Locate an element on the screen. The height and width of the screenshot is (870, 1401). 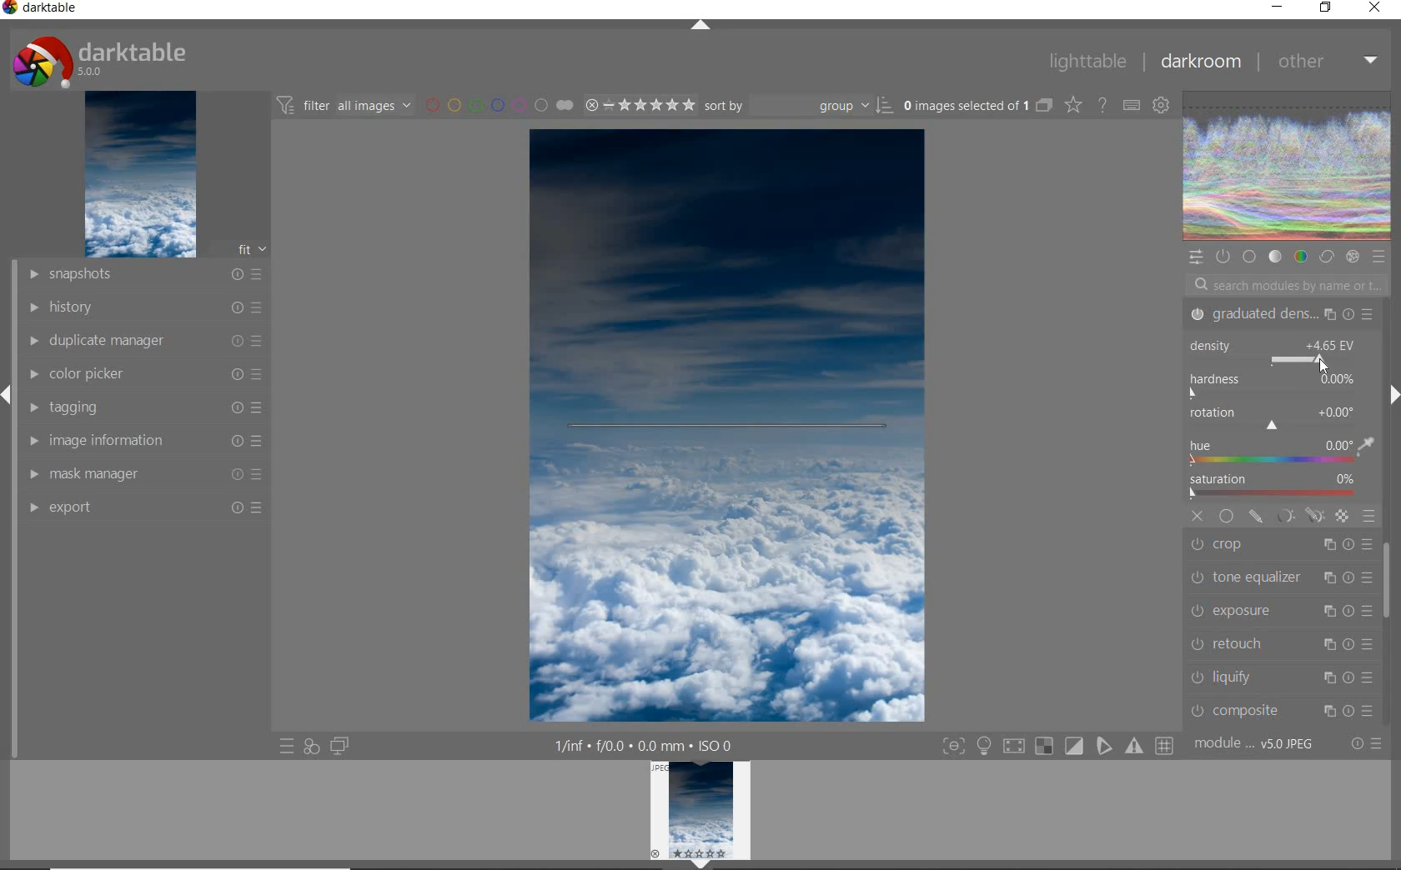
BASE is located at coordinates (1251, 257).